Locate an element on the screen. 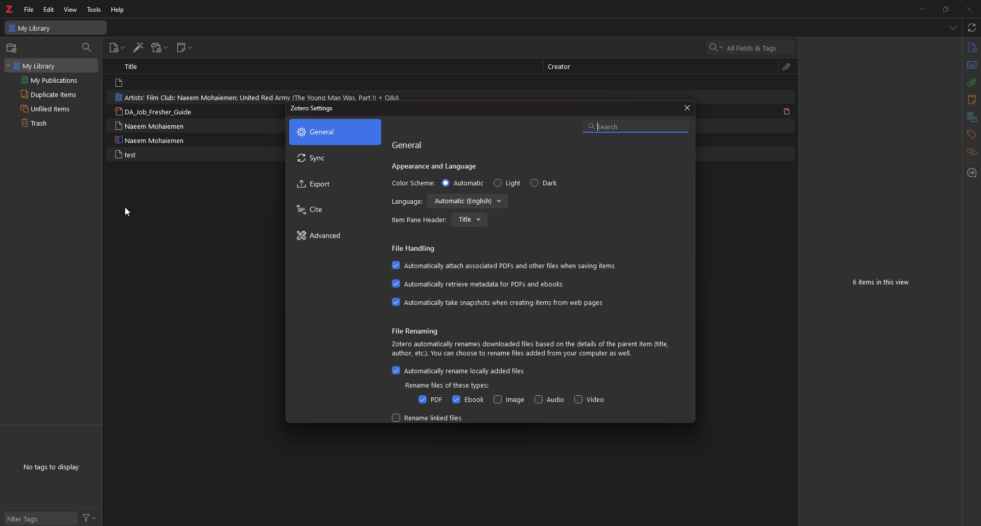 This screenshot has height=526, width=981. minimize is located at coordinates (921, 9).